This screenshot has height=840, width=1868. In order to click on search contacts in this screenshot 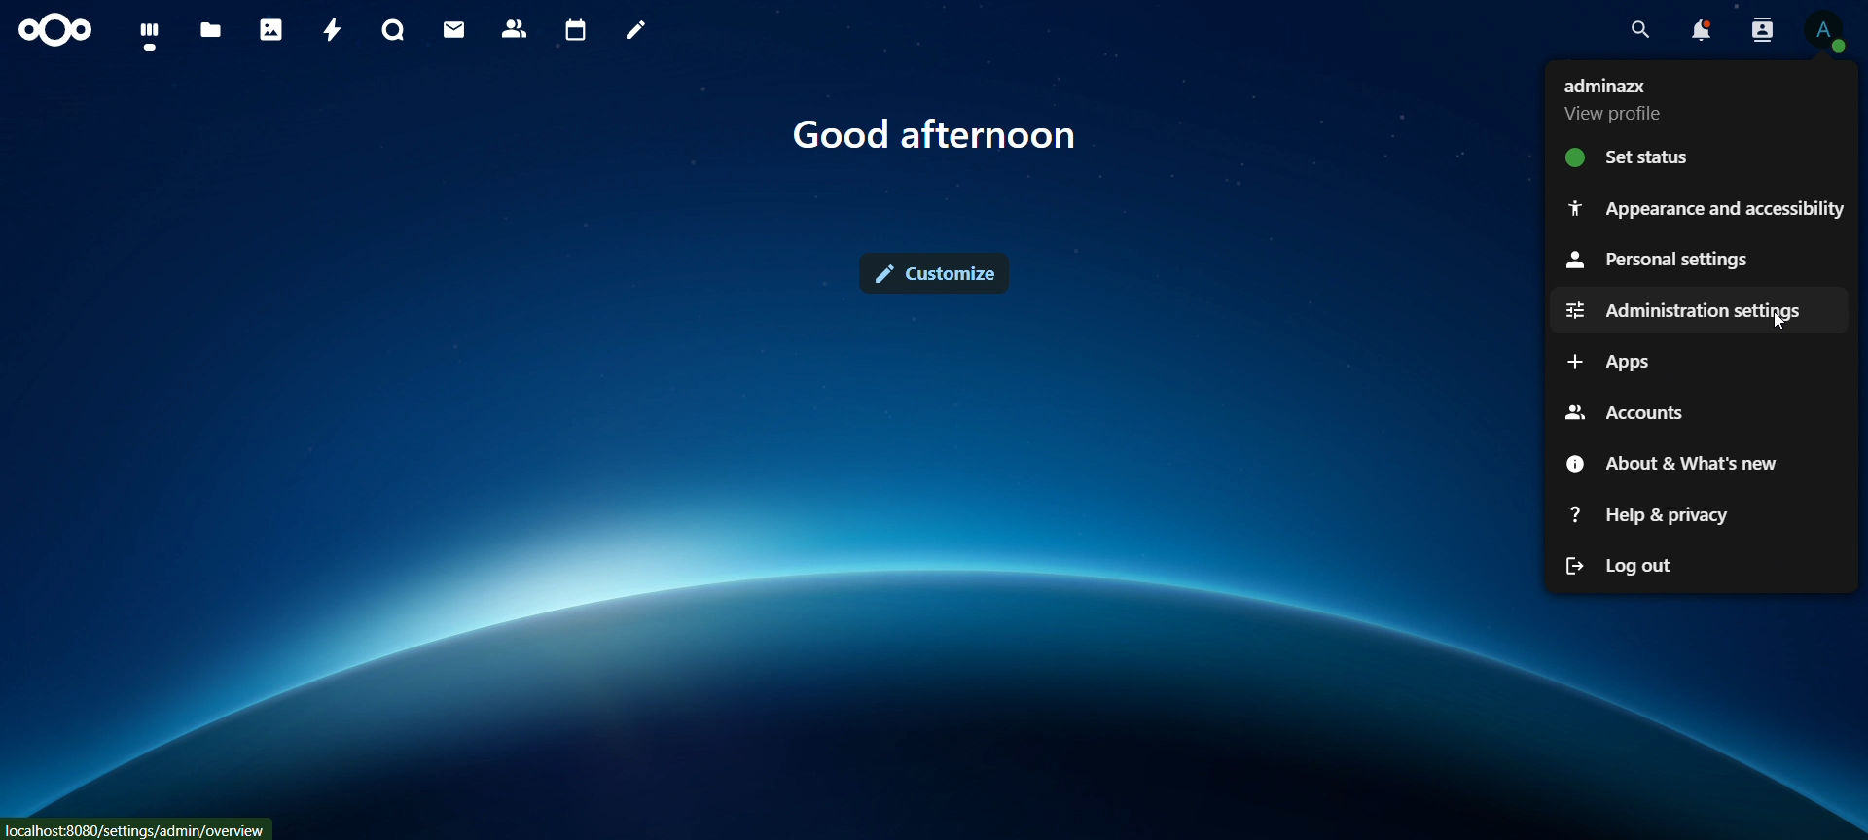, I will do `click(1763, 31)`.